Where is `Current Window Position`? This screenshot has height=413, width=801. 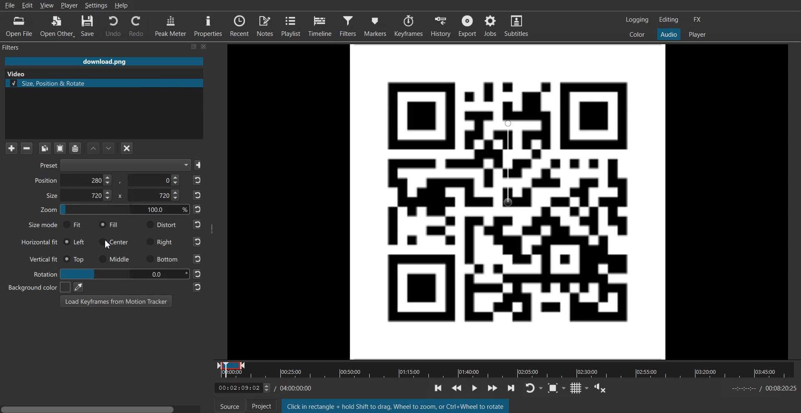 Current Window Position is located at coordinates (231, 363).